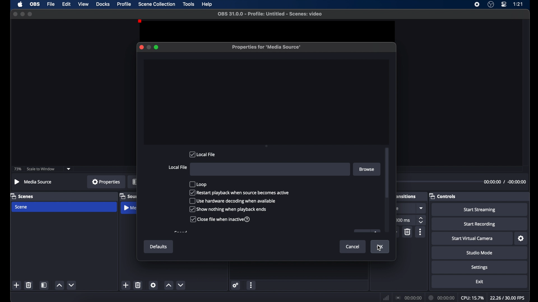 The height and width of the screenshot is (302, 538). Describe the element at coordinates (28, 285) in the screenshot. I see `delete` at that location.